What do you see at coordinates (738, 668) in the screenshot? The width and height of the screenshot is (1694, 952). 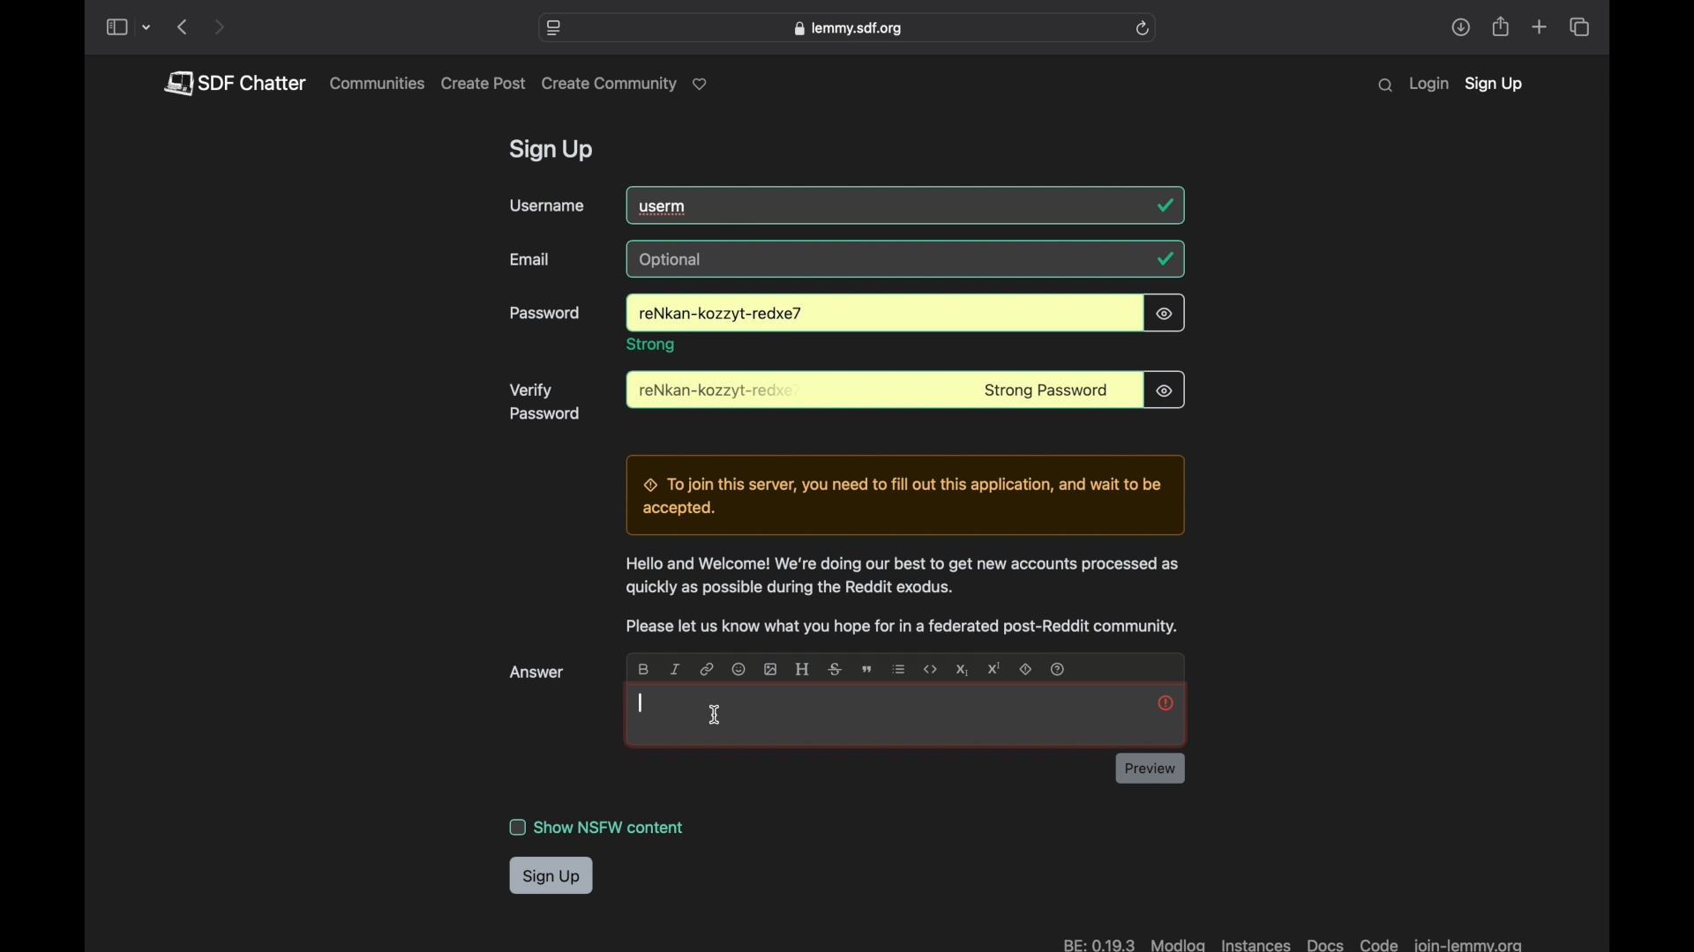 I see `emoji` at bounding box center [738, 668].